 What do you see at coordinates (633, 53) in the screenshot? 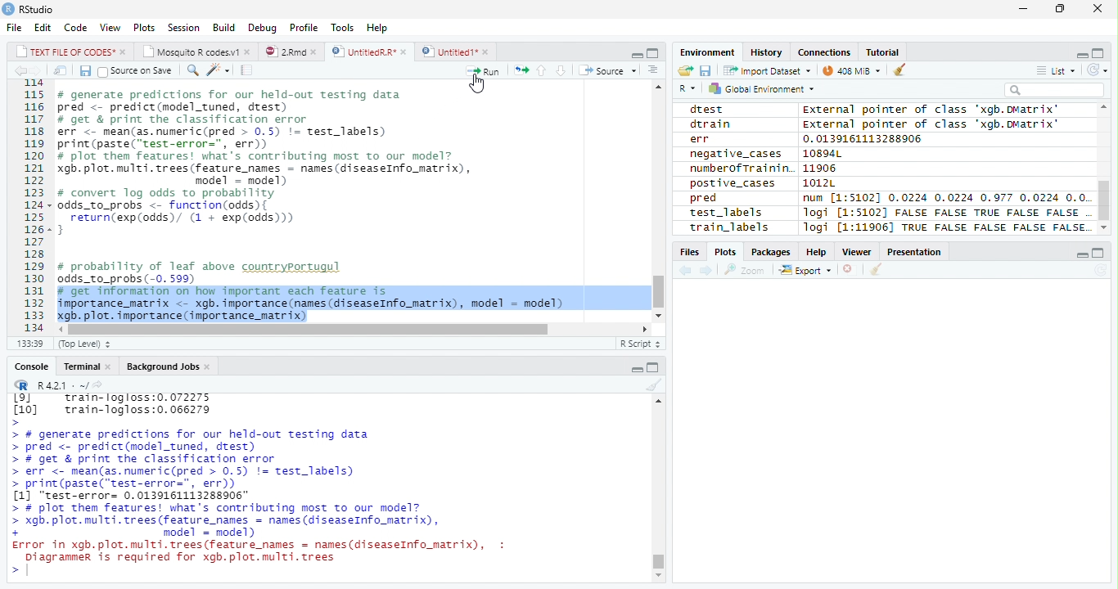
I see `Minimize` at bounding box center [633, 53].